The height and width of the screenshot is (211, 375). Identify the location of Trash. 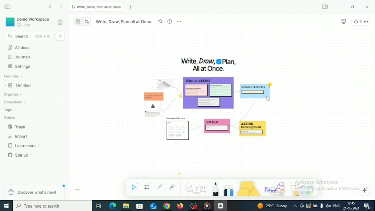
(18, 127).